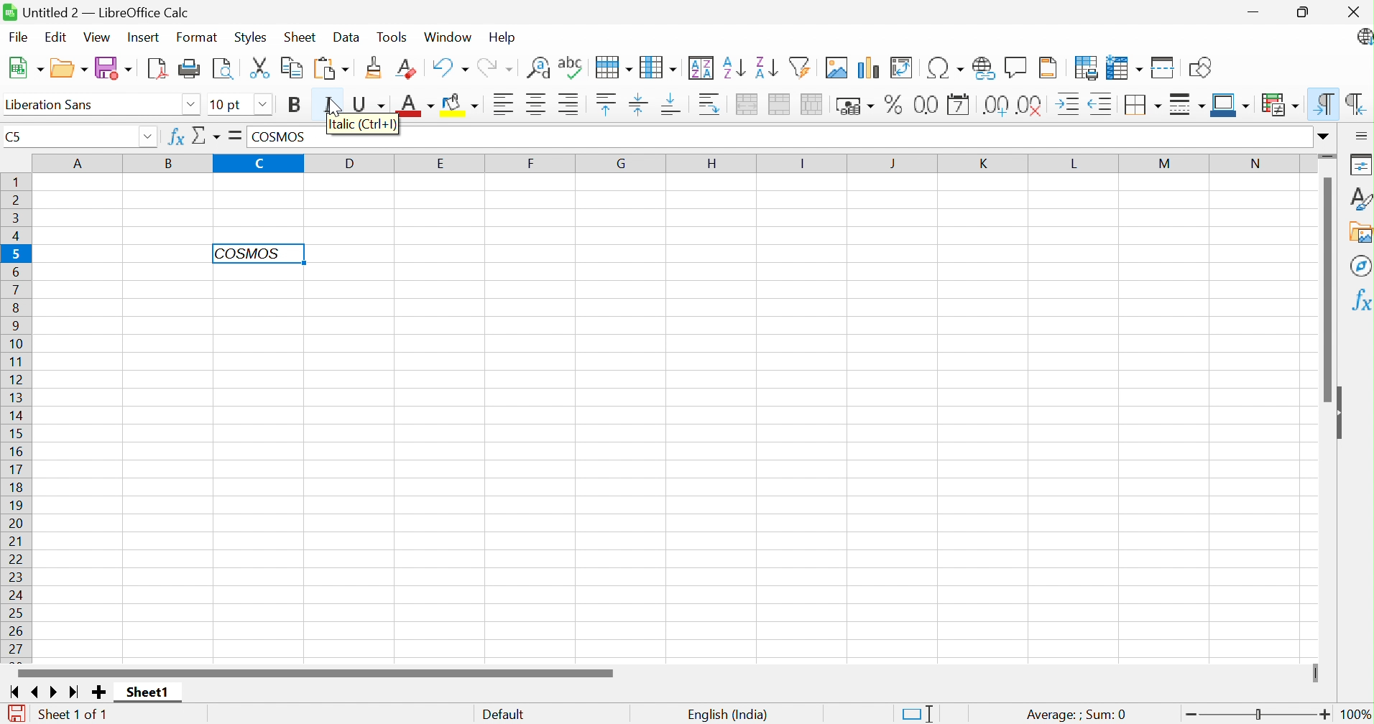  What do you see at coordinates (221, 71) in the screenshot?
I see `Toggle print as preview` at bounding box center [221, 71].